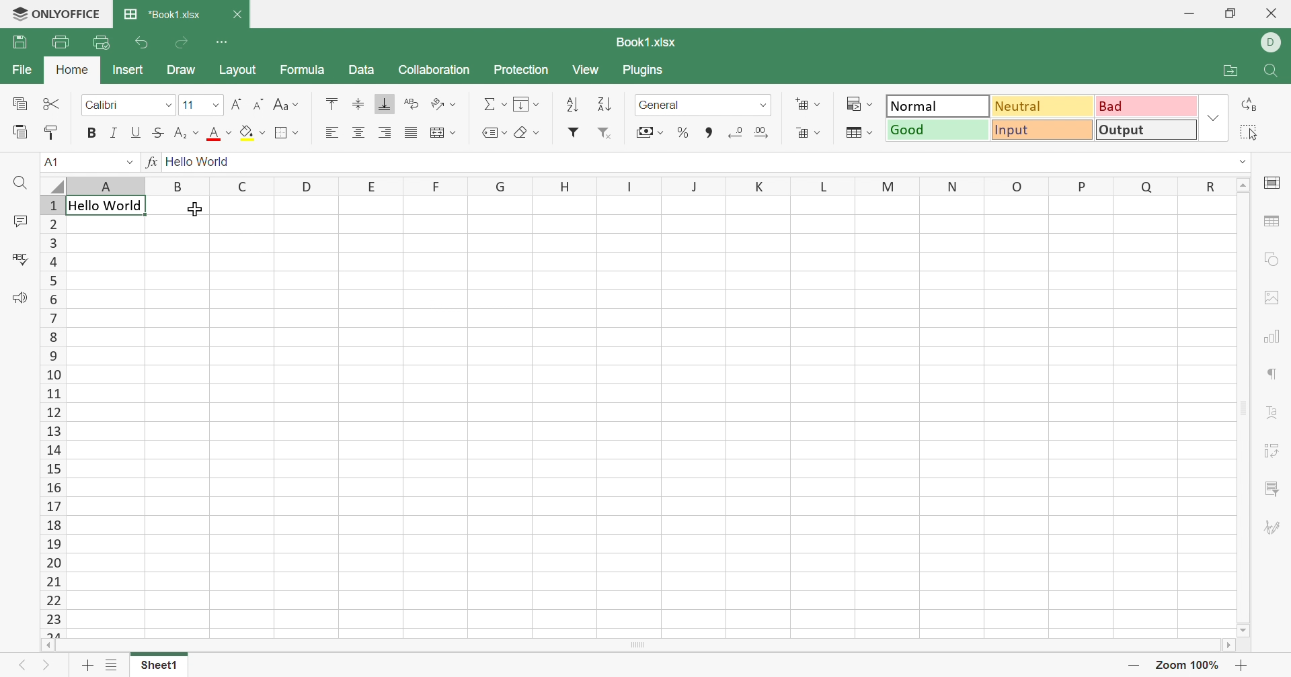  What do you see at coordinates (1272, 490) in the screenshot?
I see `slicer settings` at bounding box center [1272, 490].